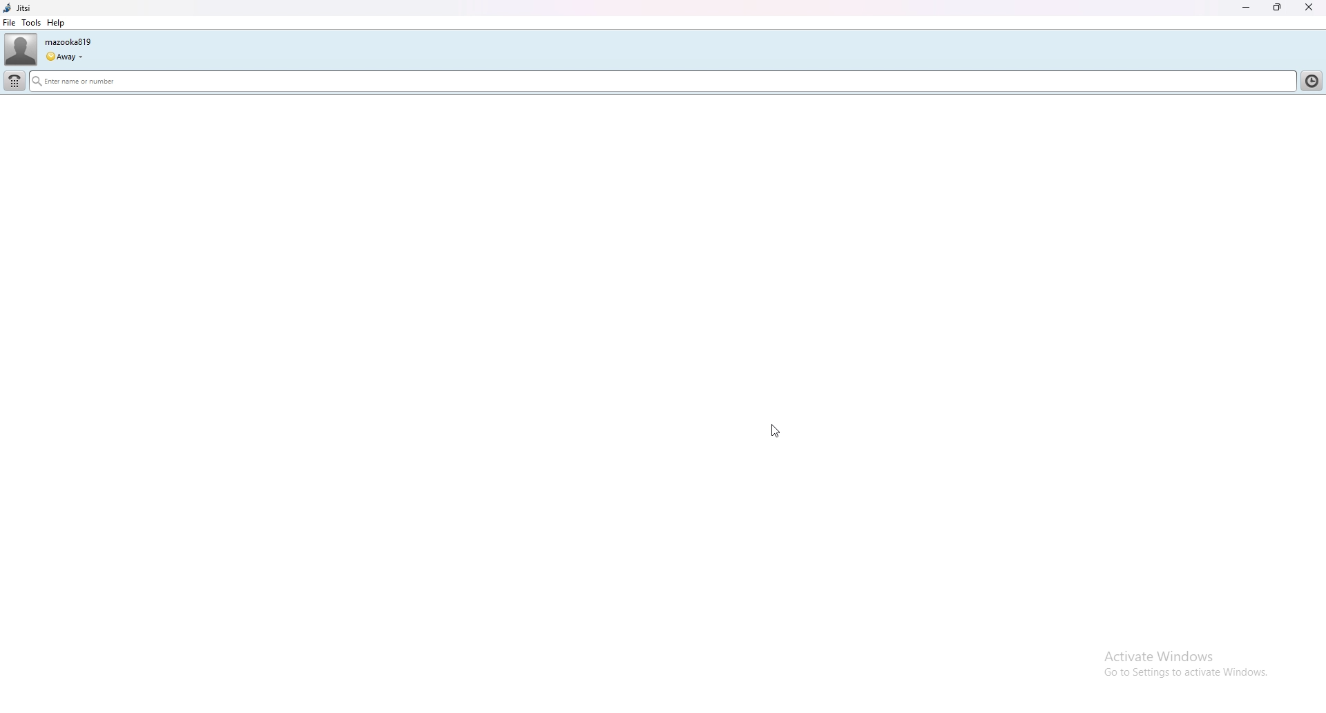  What do you see at coordinates (1247, 8) in the screenshot?
I see `minimize` at bounding box center [1247, 8].